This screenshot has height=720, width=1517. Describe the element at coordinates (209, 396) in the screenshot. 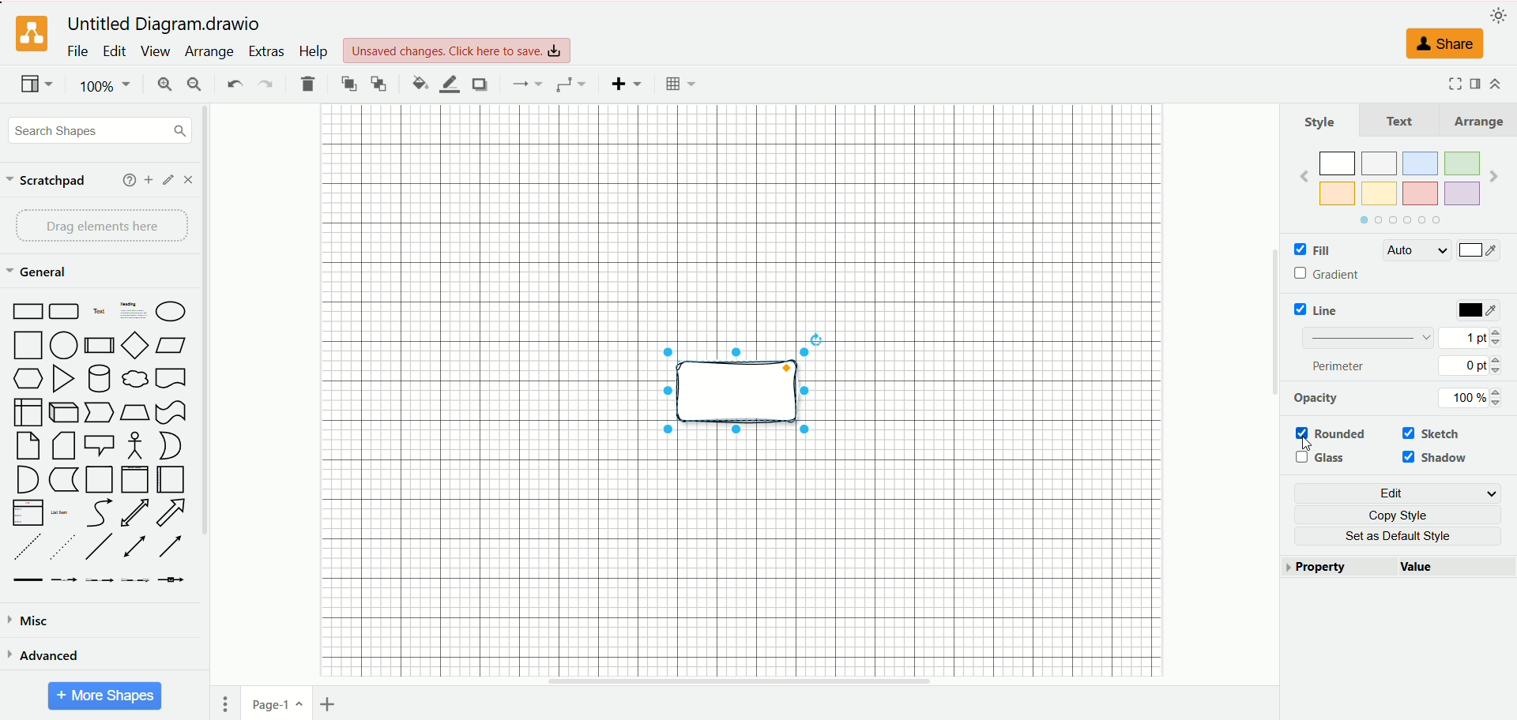

I see `vertical scroll bar` at that location.